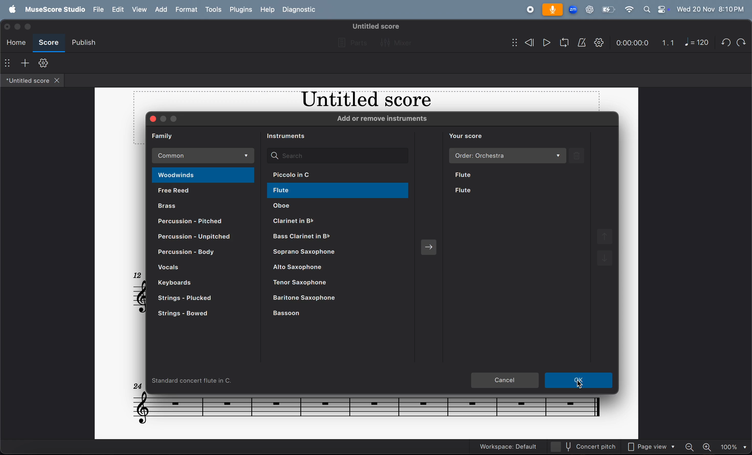  I want to click on play, so click(544, 42).